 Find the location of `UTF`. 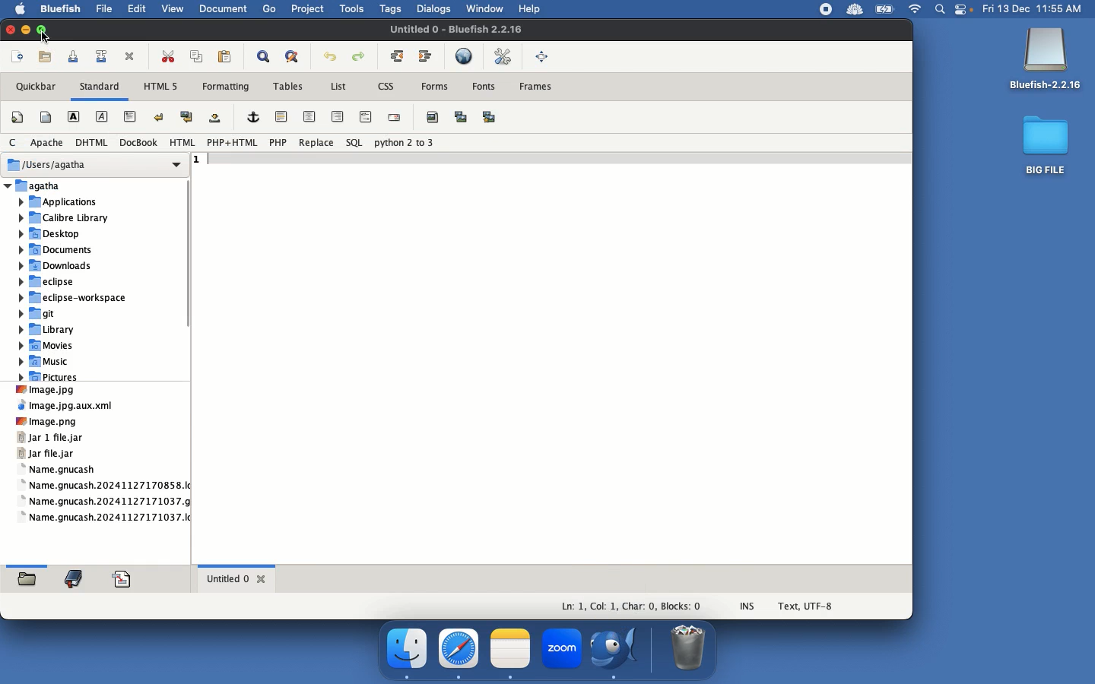

UTF is located at coordinates (807, 609).